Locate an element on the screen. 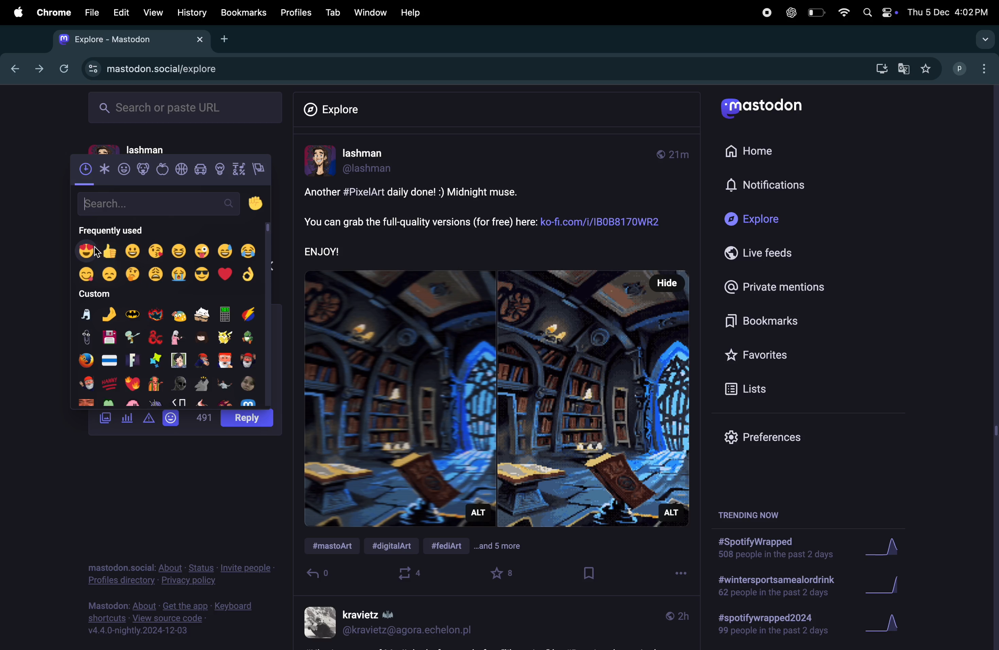 Image resolution: width=999 pixels, height=650 pixels. mastdon tab is located at coordinates (135, 40).